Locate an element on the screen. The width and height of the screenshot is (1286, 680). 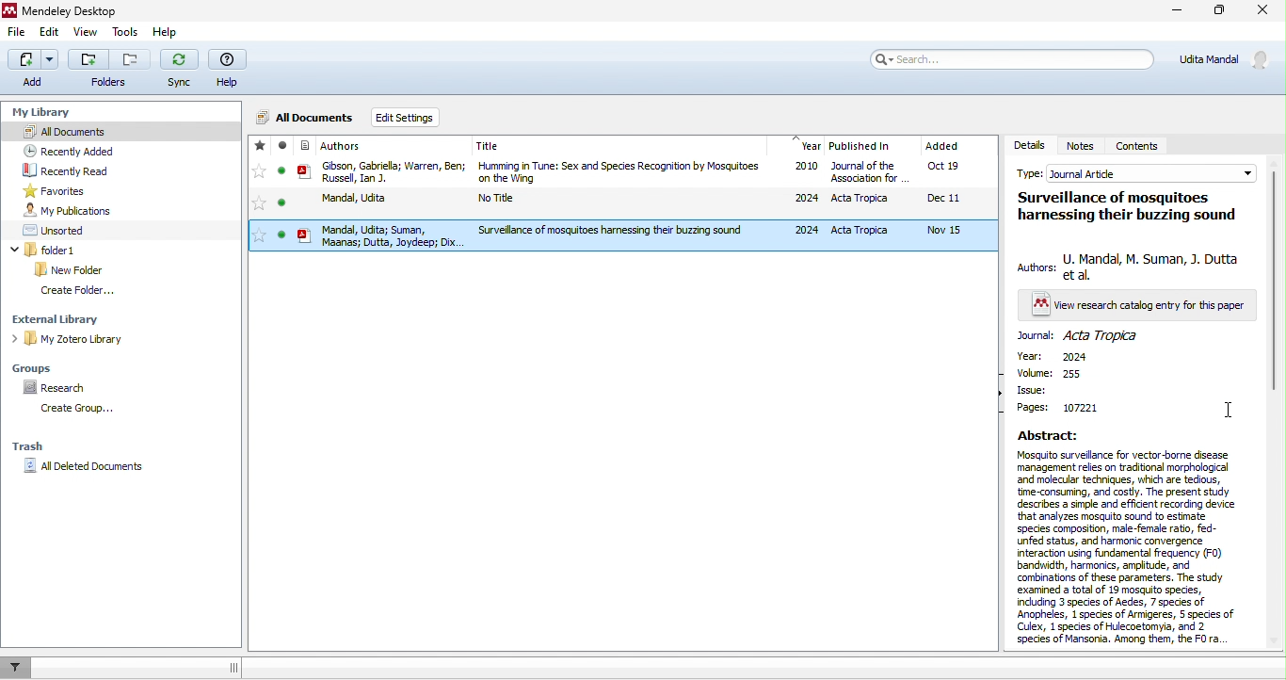
help is located at coordinates (231, 67).